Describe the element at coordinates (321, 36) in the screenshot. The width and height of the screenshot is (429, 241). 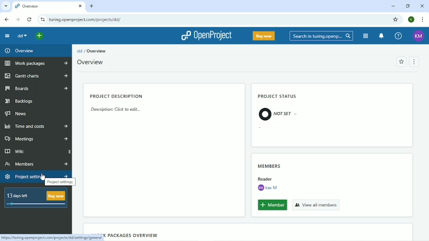
I see `Search in turing.openprojects.com` at that location.